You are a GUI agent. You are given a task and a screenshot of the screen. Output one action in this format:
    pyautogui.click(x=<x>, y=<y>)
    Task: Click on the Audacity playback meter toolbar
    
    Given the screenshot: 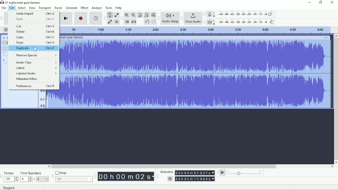 What is the action you would take?
    pyautogui.click(x=204, y=23)
    